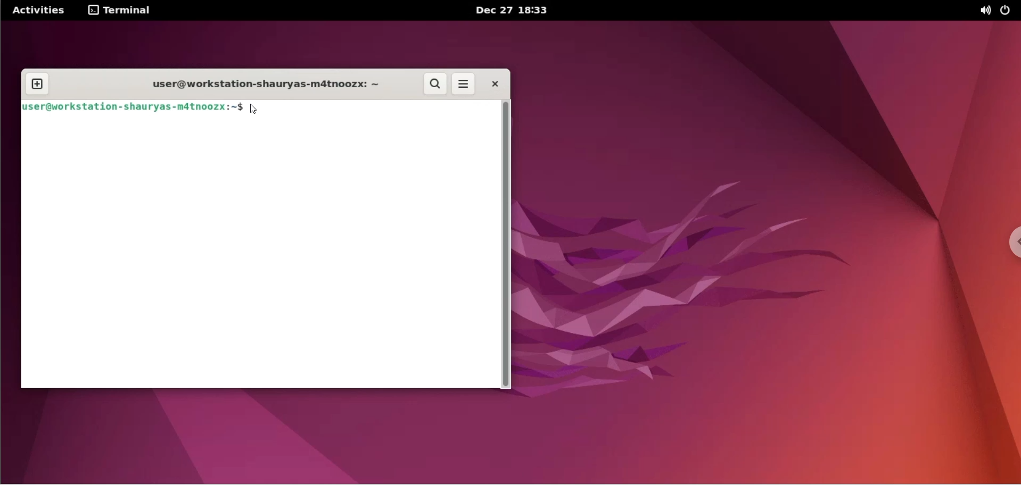 The height and width of the screenshot is (485, 1021). What do you see at coordinates (259, 84) in the screenshot?
I see `user@workstation-shauryas-m4tnoozx:~` at bounding box center [259, 84].